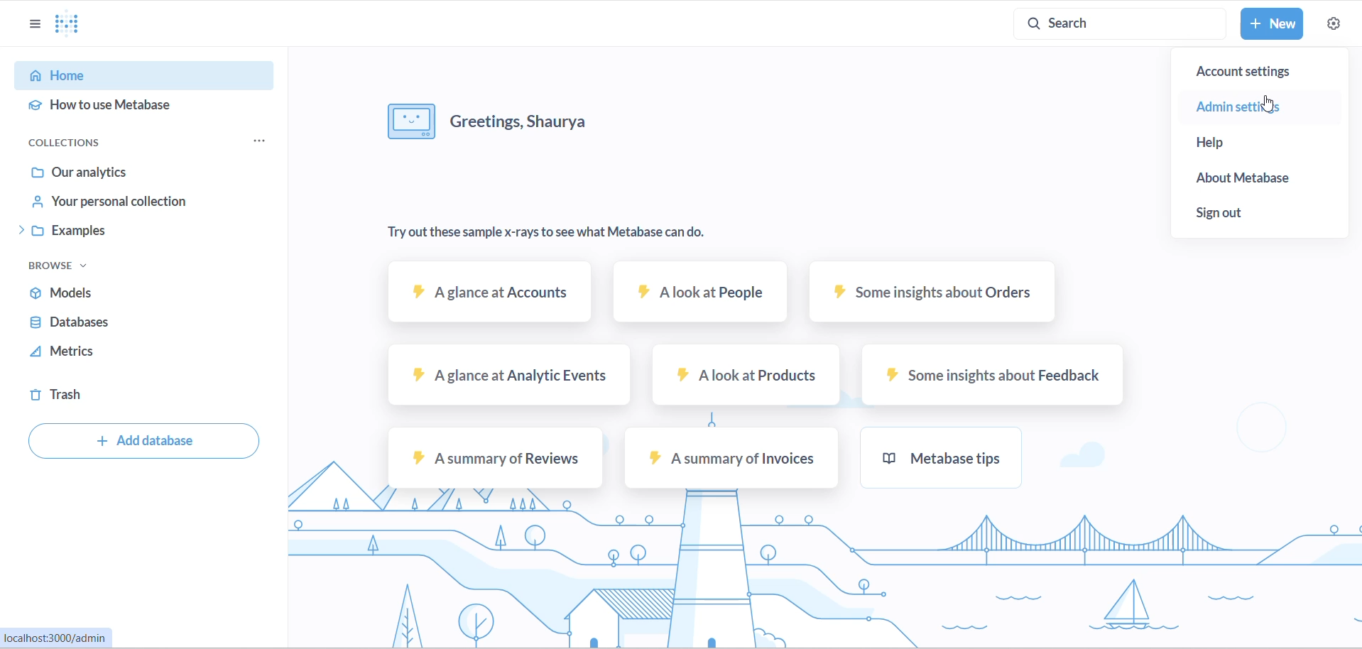 This screenshot has width=1362, height=649. I want to click on greeting, shaurya, so click(530, 118).